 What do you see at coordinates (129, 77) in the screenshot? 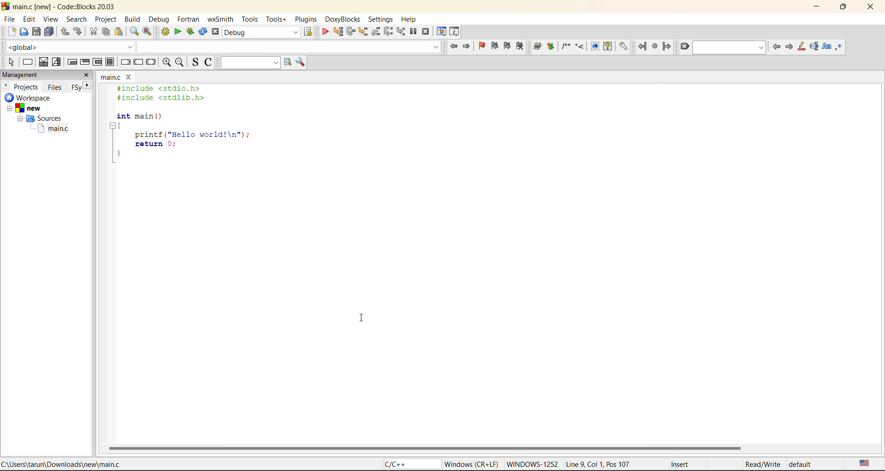
I see `close` at bounding box center [129, 77].